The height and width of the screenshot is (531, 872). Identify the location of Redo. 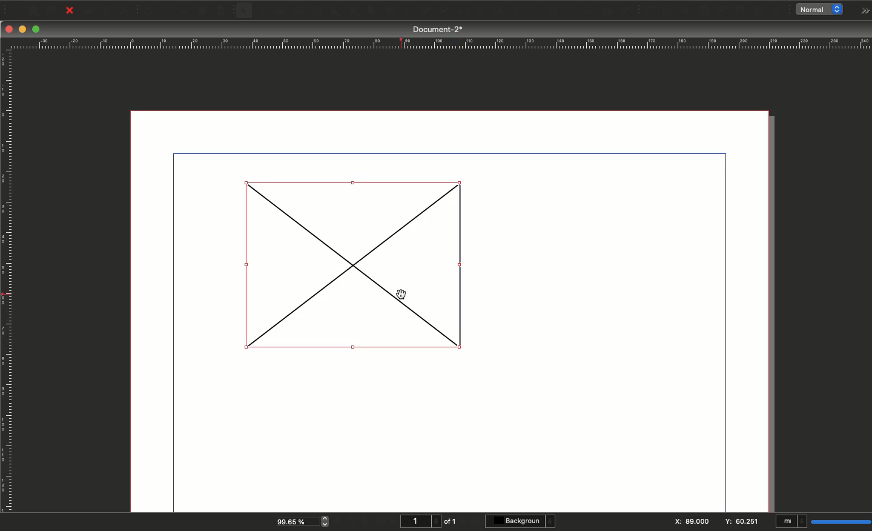
(167, 12).